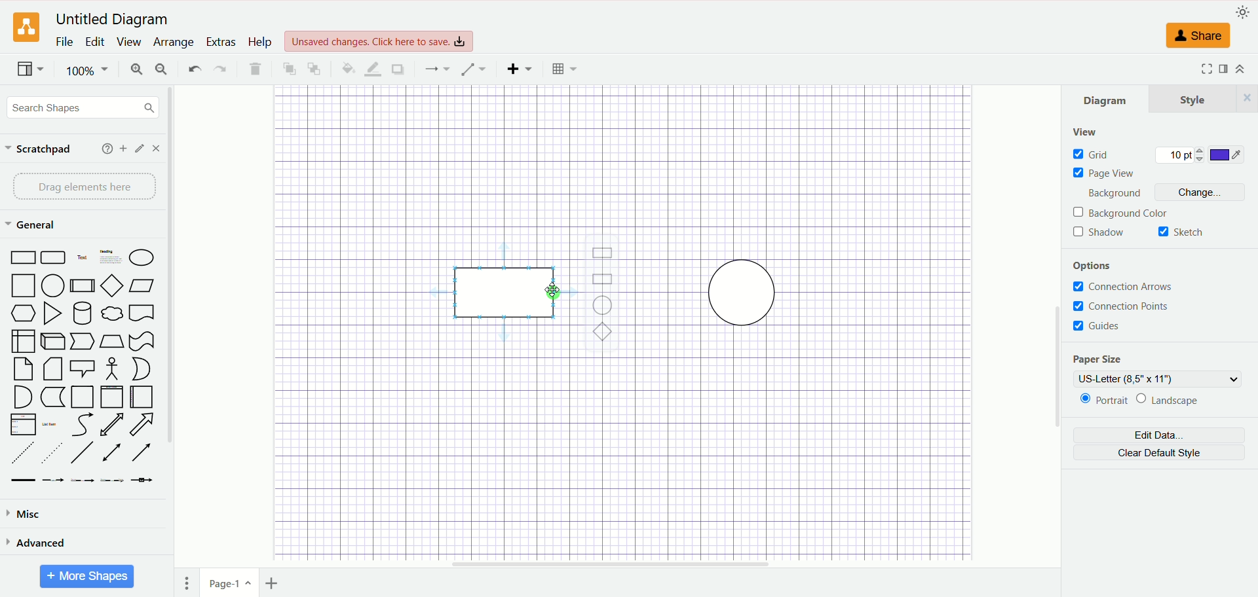 The image size is (1258, 597). What do you see at coordinates (24, 314) in the screenshot?
I see `Hexagon` at bounding box center [24, 314].